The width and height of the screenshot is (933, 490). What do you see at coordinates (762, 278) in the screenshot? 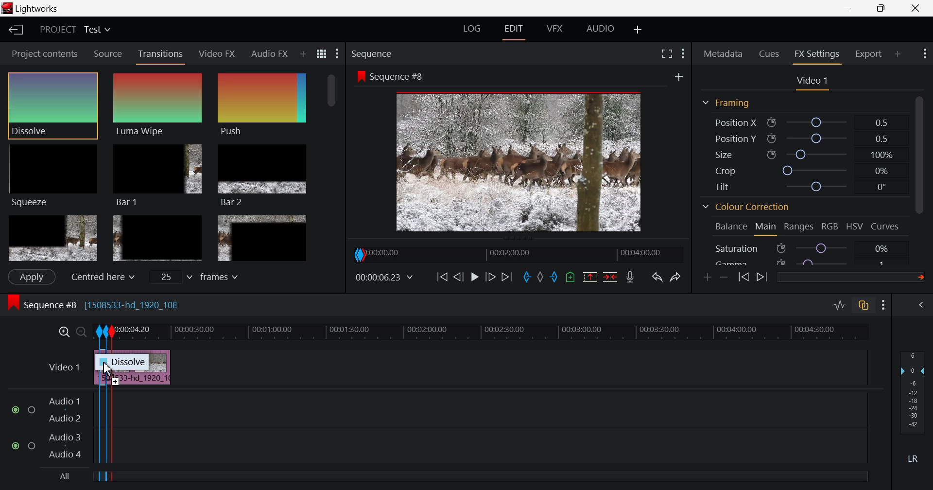
I see `Next keyframe` at bounding box center [762, 278].